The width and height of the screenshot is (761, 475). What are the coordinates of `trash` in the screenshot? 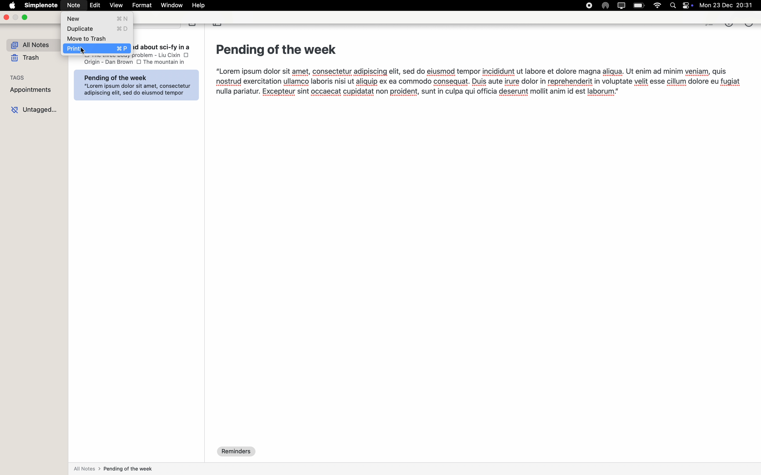 It's located at (25, 60).